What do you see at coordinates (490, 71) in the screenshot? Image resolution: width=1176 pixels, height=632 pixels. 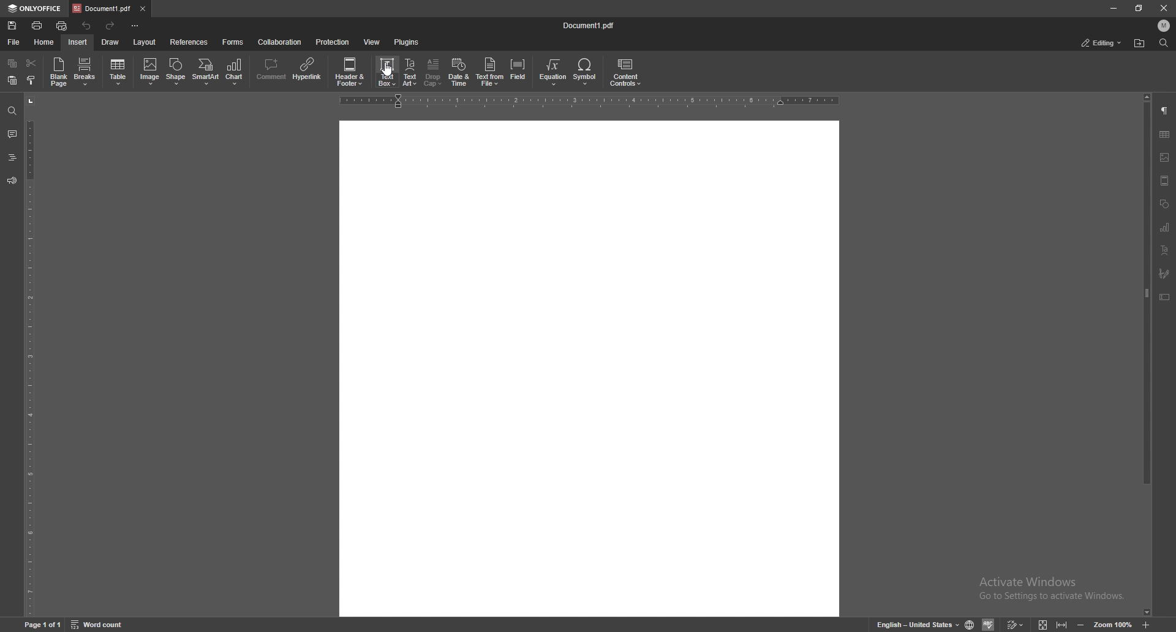 I see `text from file` at bounding box center [490, 71].